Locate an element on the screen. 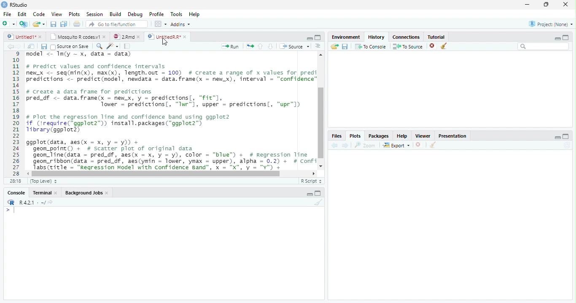 This screenshot has height=303, width=576. > is located at coordinates (6, 210).